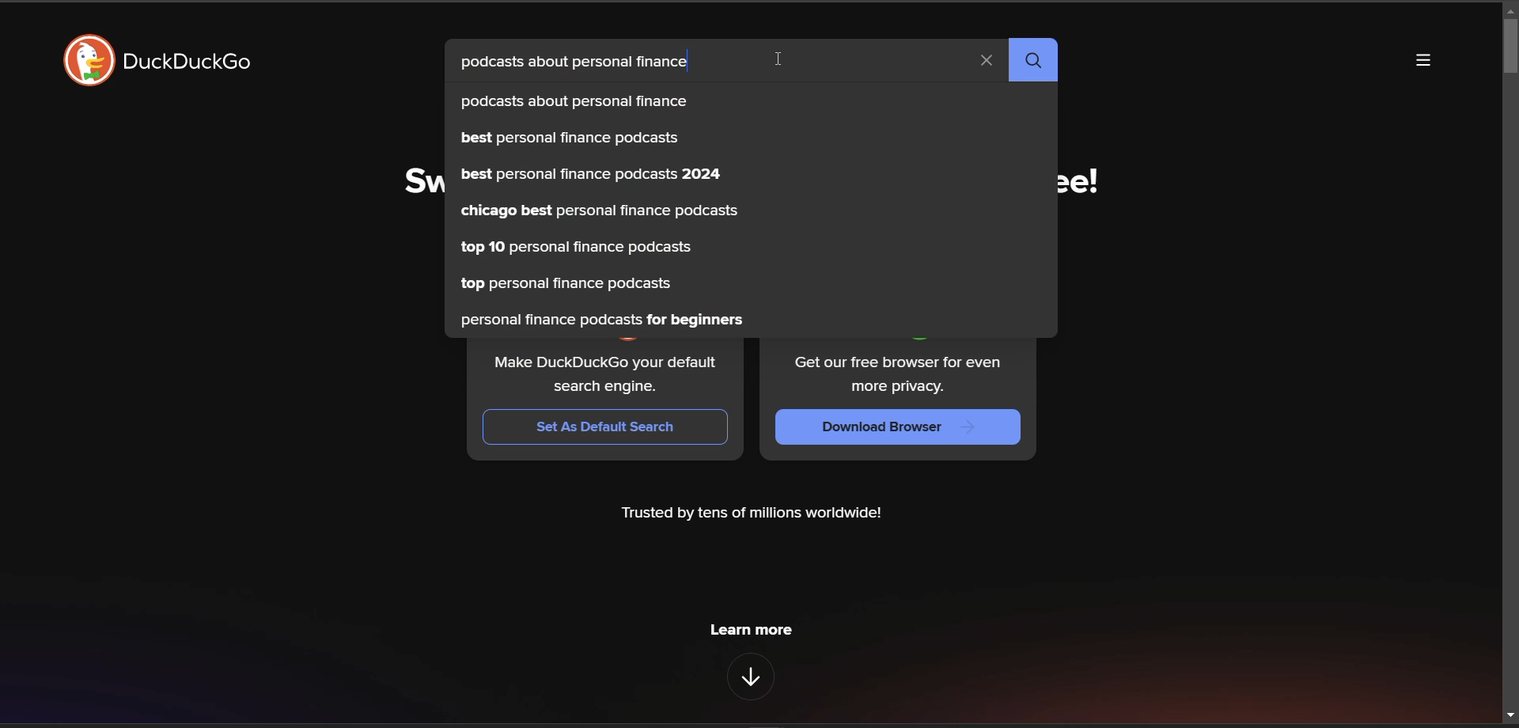 This screenshot has width=1519, height=728. What do you see at coordinates (1421, 60) in the screenshot?
I see `more options` at bounding box center [1421, 60].